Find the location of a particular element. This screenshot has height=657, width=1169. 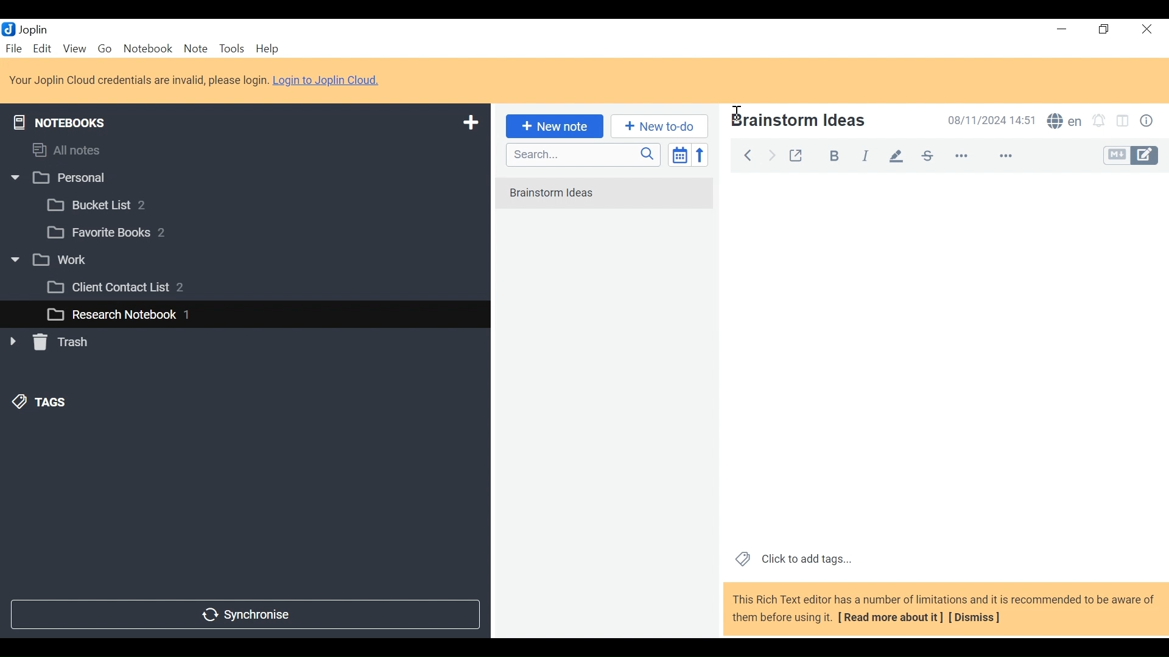

[3 Bucket List 2 is located at coordinates (120, 204).